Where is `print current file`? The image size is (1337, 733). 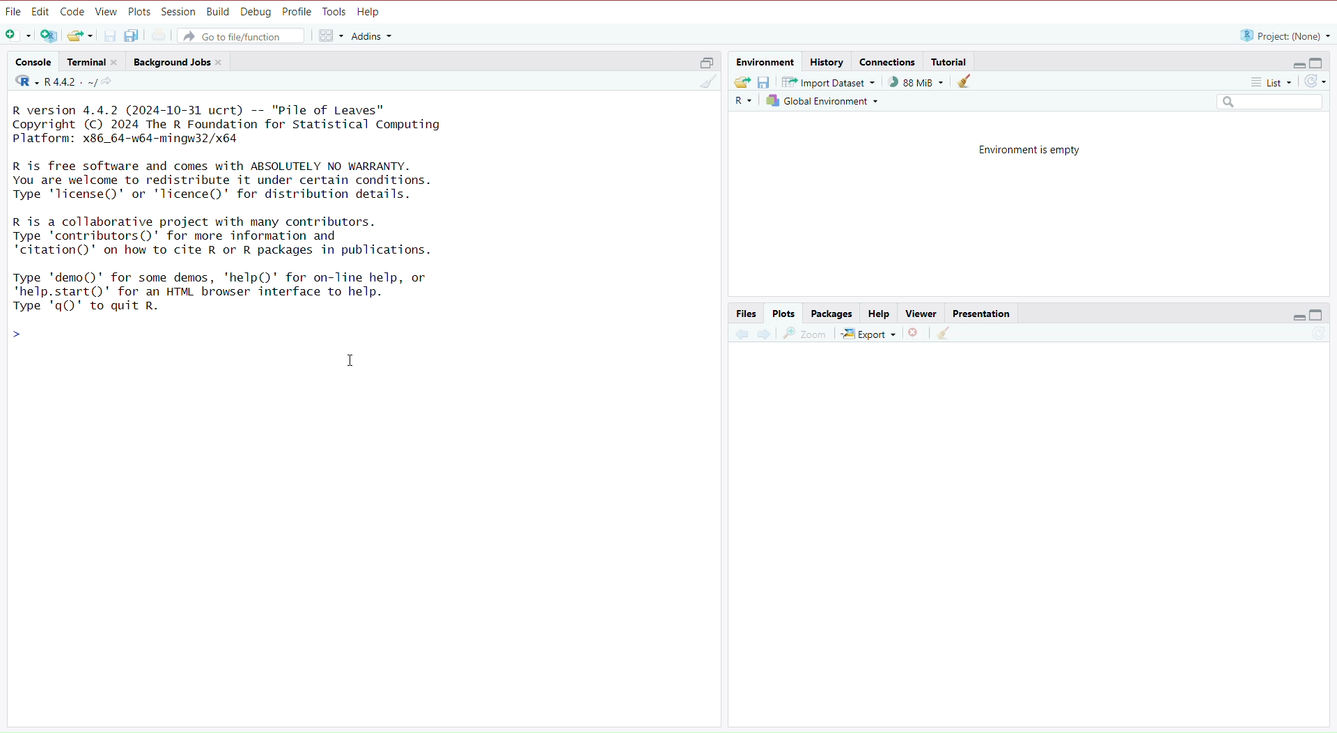
print current file is located at coordinates (161, 36).